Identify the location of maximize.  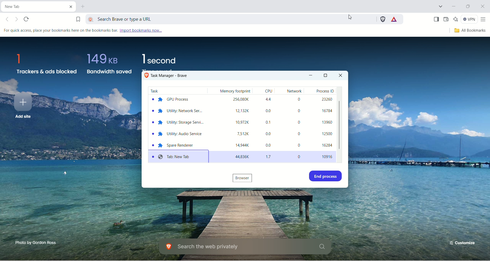
(468, 6).